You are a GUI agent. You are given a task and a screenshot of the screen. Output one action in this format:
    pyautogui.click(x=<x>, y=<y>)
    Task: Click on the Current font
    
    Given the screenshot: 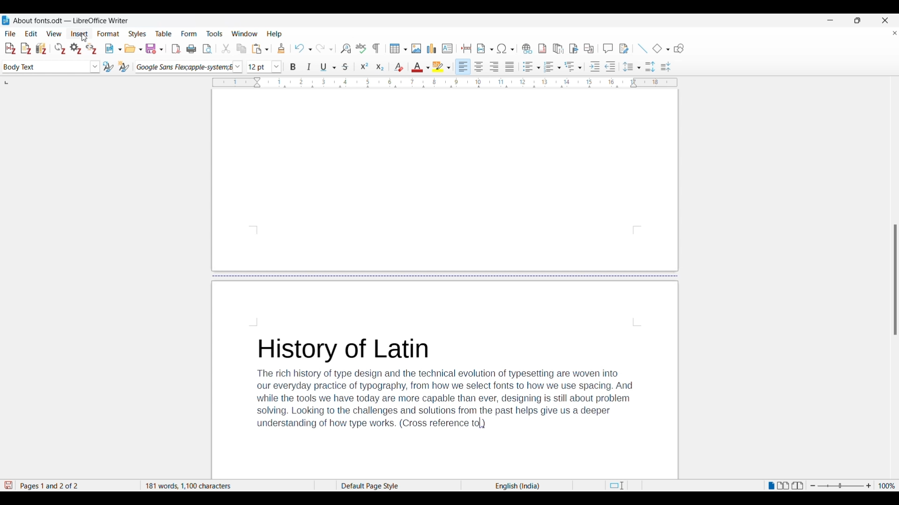 What is the action you would take?
    pyautogui.click(x=183, y=67)
    